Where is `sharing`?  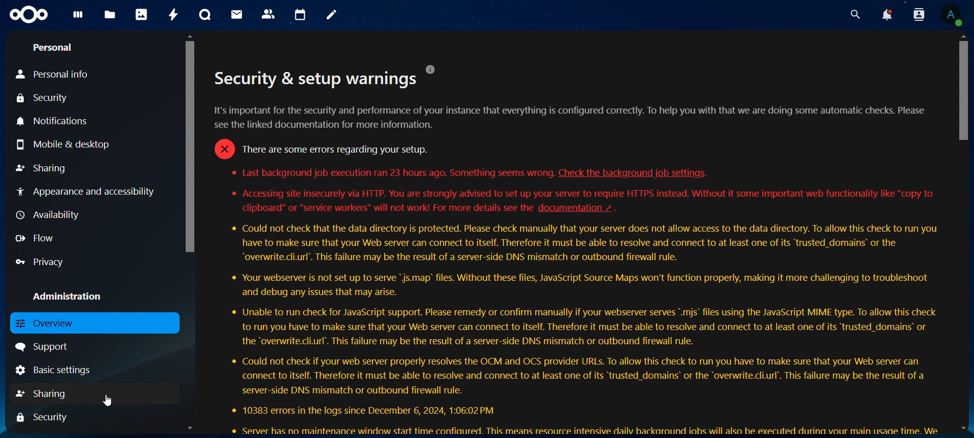
sharing is located at coordinates (43, 167).